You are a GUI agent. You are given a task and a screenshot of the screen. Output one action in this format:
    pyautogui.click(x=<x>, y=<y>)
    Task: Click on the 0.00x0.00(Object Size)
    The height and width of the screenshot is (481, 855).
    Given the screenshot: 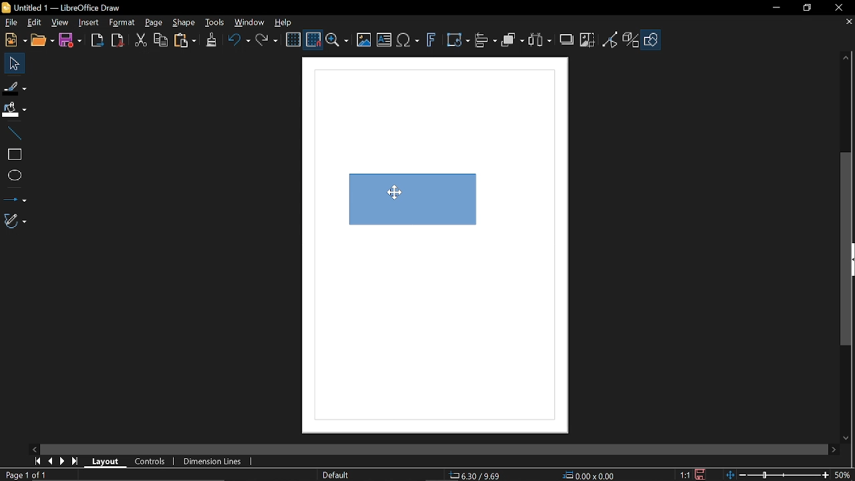 What is the action you would take?
    pyautogui.click(x=588, y=476)
    